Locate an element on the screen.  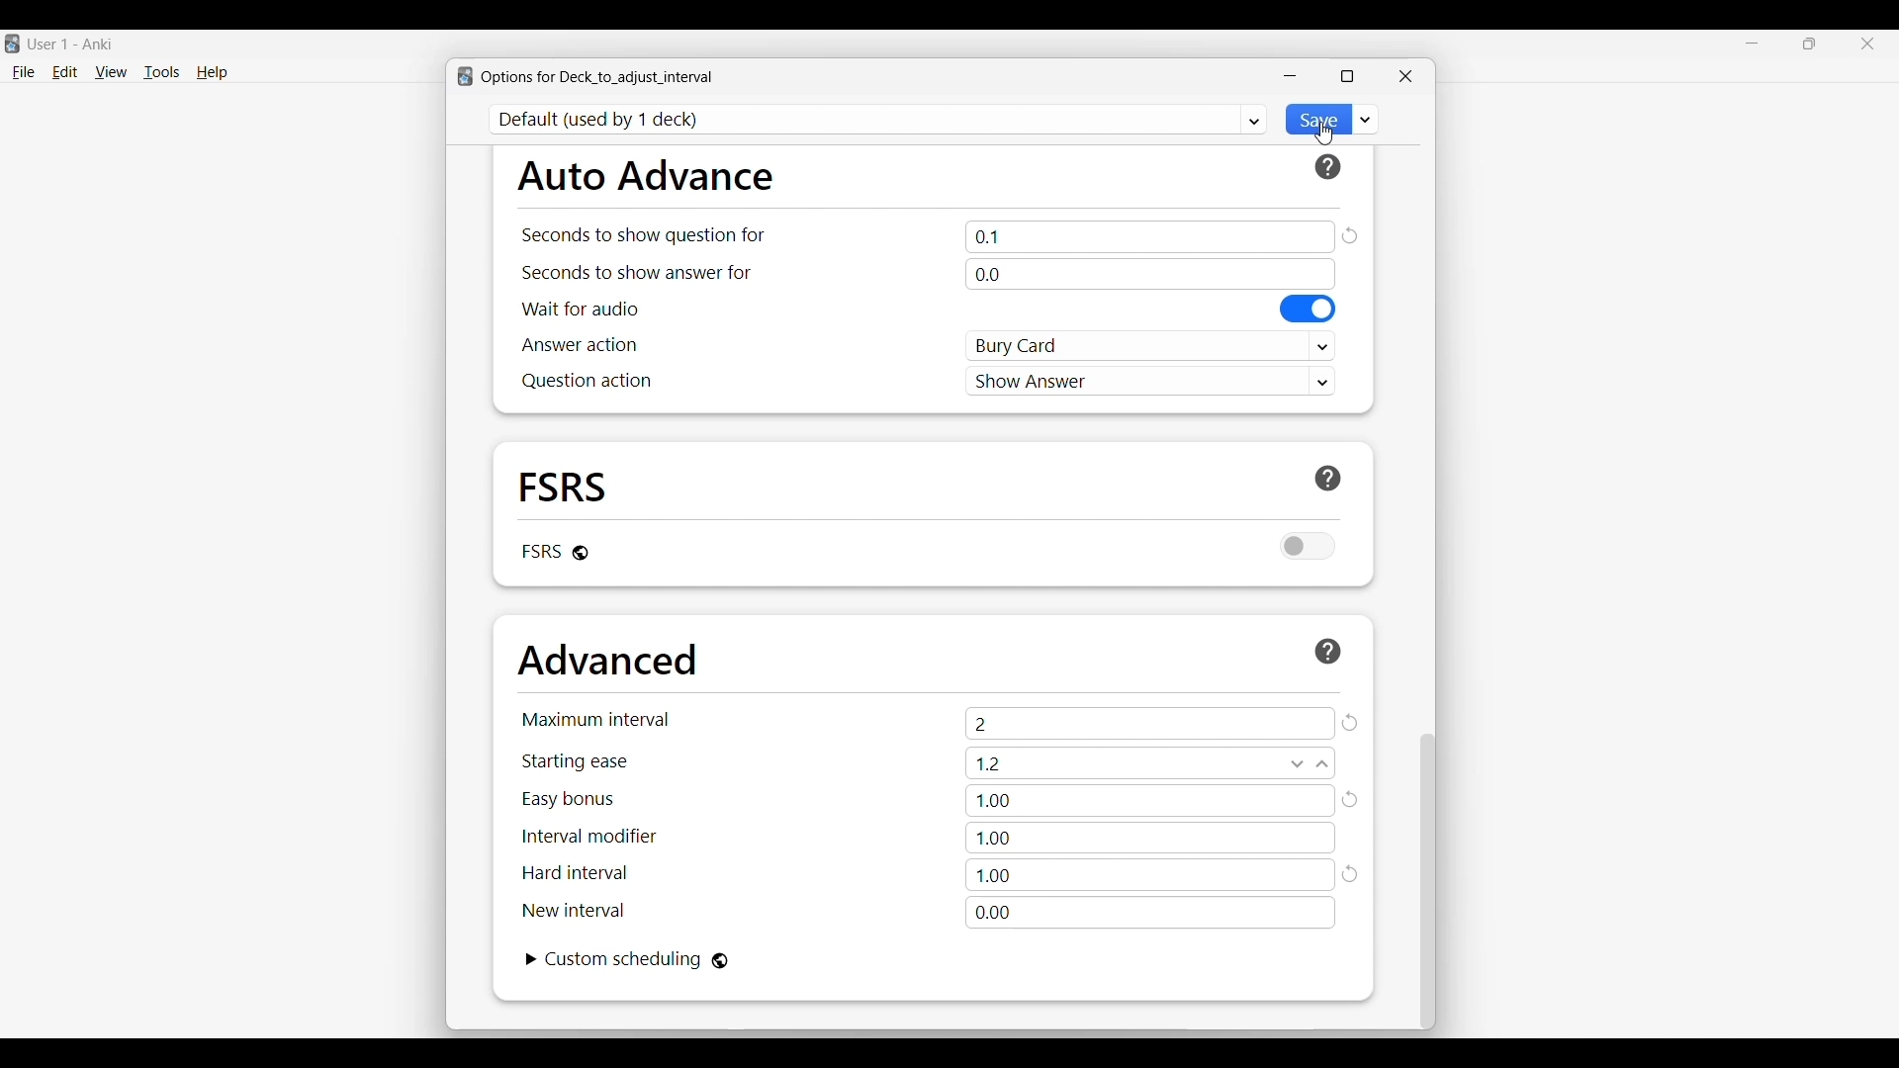
cursor is located at coordinates (1323, 135).